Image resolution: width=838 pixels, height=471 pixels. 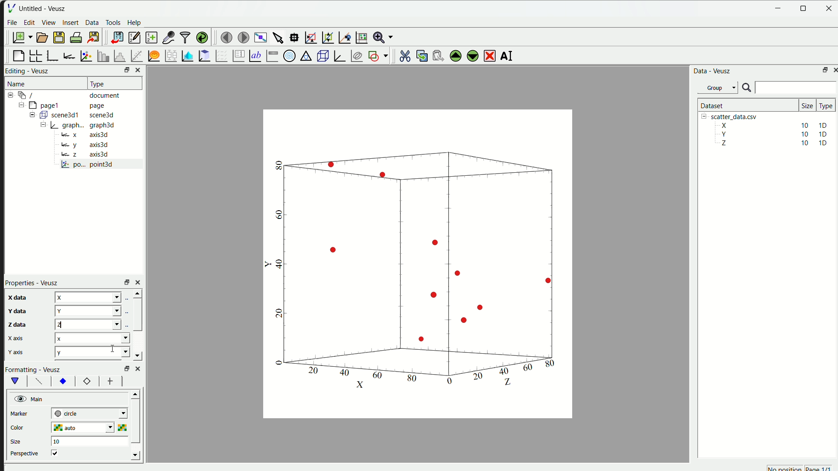 What do you see at coordinates (58, 38) in the screenshot?
I see `save a document` at bounding box center [58, 38].